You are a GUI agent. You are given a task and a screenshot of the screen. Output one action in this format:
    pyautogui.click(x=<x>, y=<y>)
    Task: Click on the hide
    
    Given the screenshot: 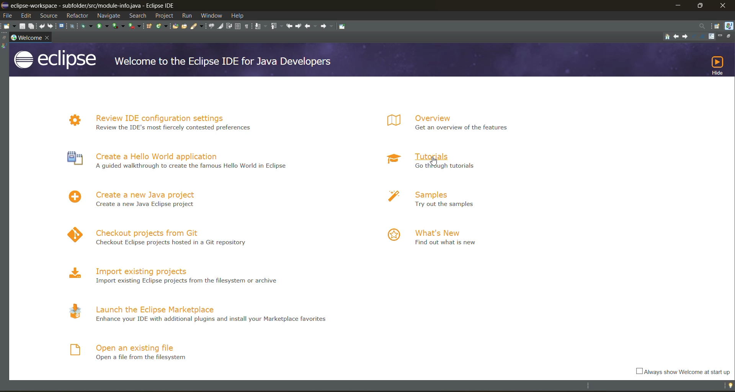 What is the action you would take?
    pyautogui.click(x=718, y=66)
    